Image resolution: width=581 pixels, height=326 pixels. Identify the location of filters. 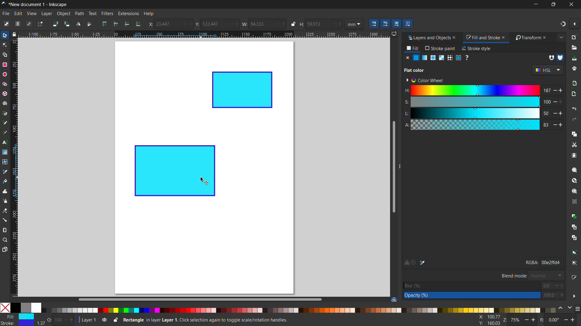
(107, 13).